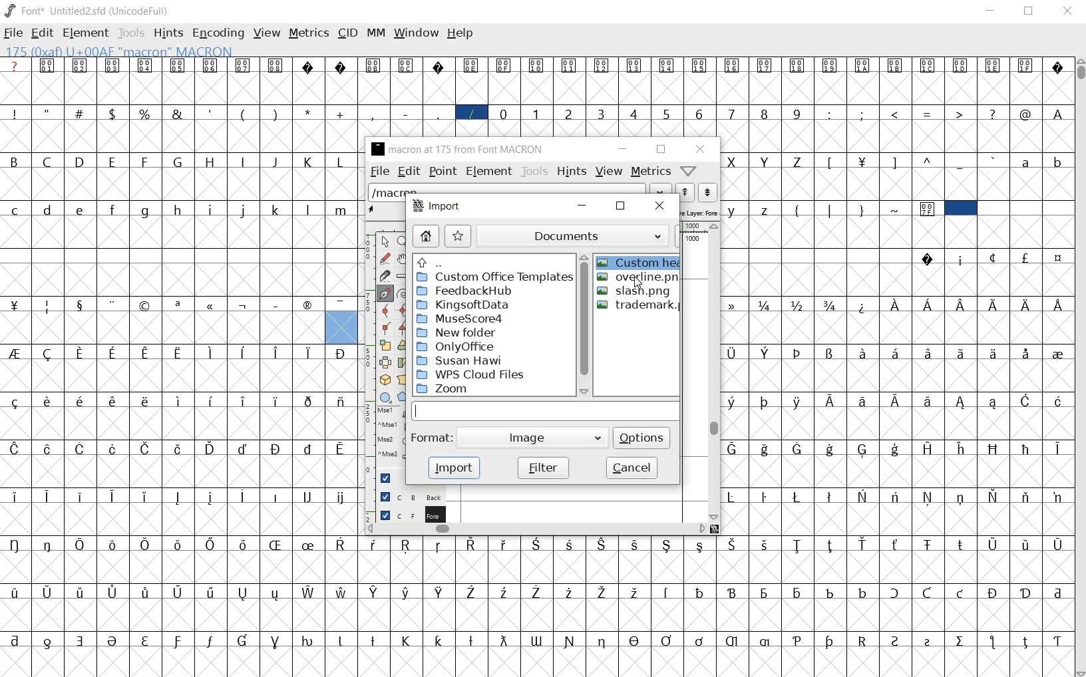  Describe the element at coordinates (214, 544) in the screenshot. I see `Symbol` at that location.